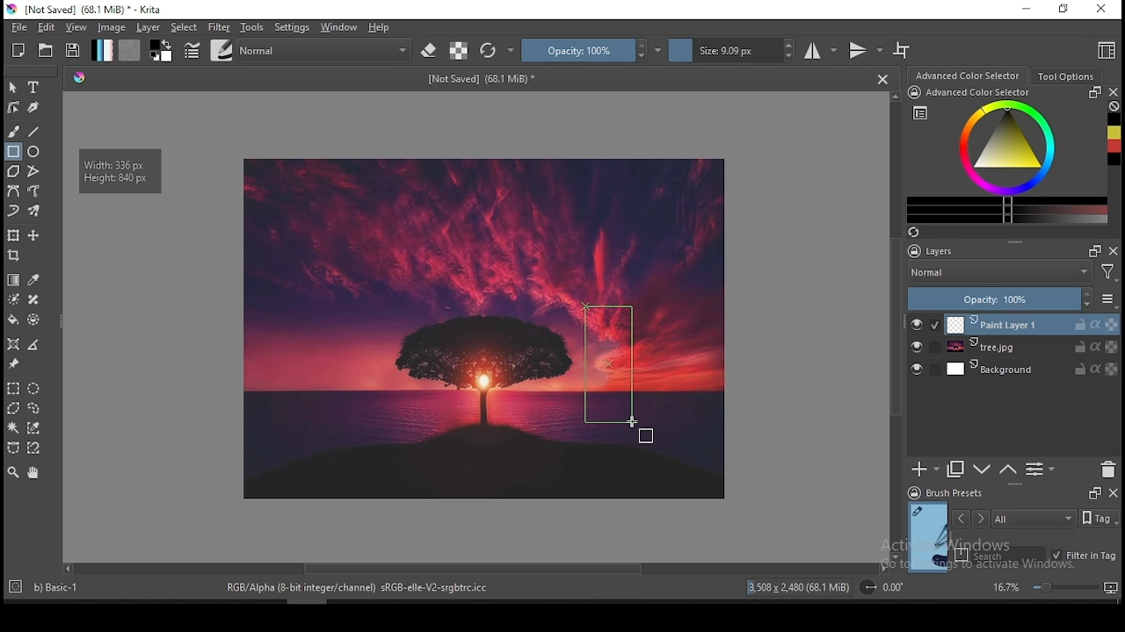 This screenshot has height=632, width=1125. What do you see at coordinates (33, 279) in the screenshot?
I see `pick a color from image and current layer` at bounding box center [33, 279].